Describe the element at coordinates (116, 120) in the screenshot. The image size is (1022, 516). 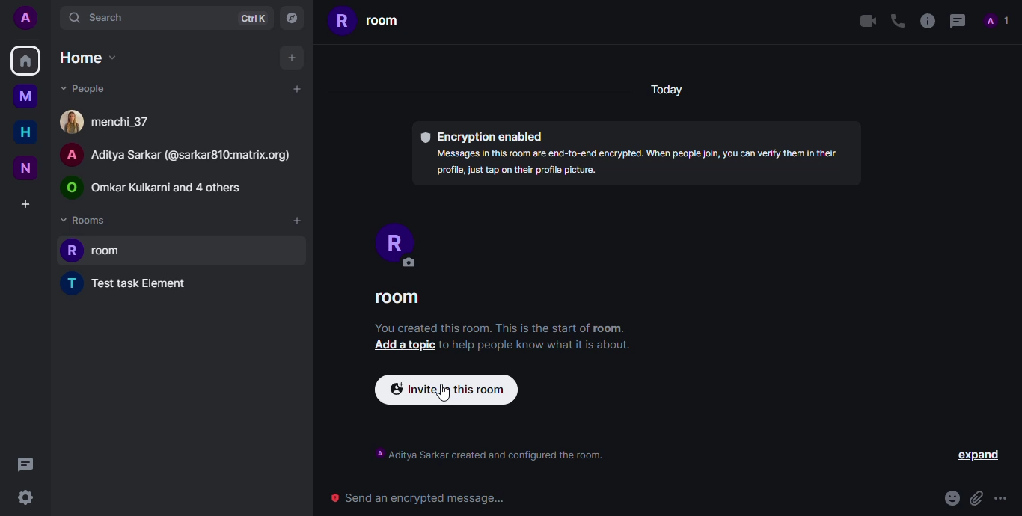
I see `menchi_37` at that location.